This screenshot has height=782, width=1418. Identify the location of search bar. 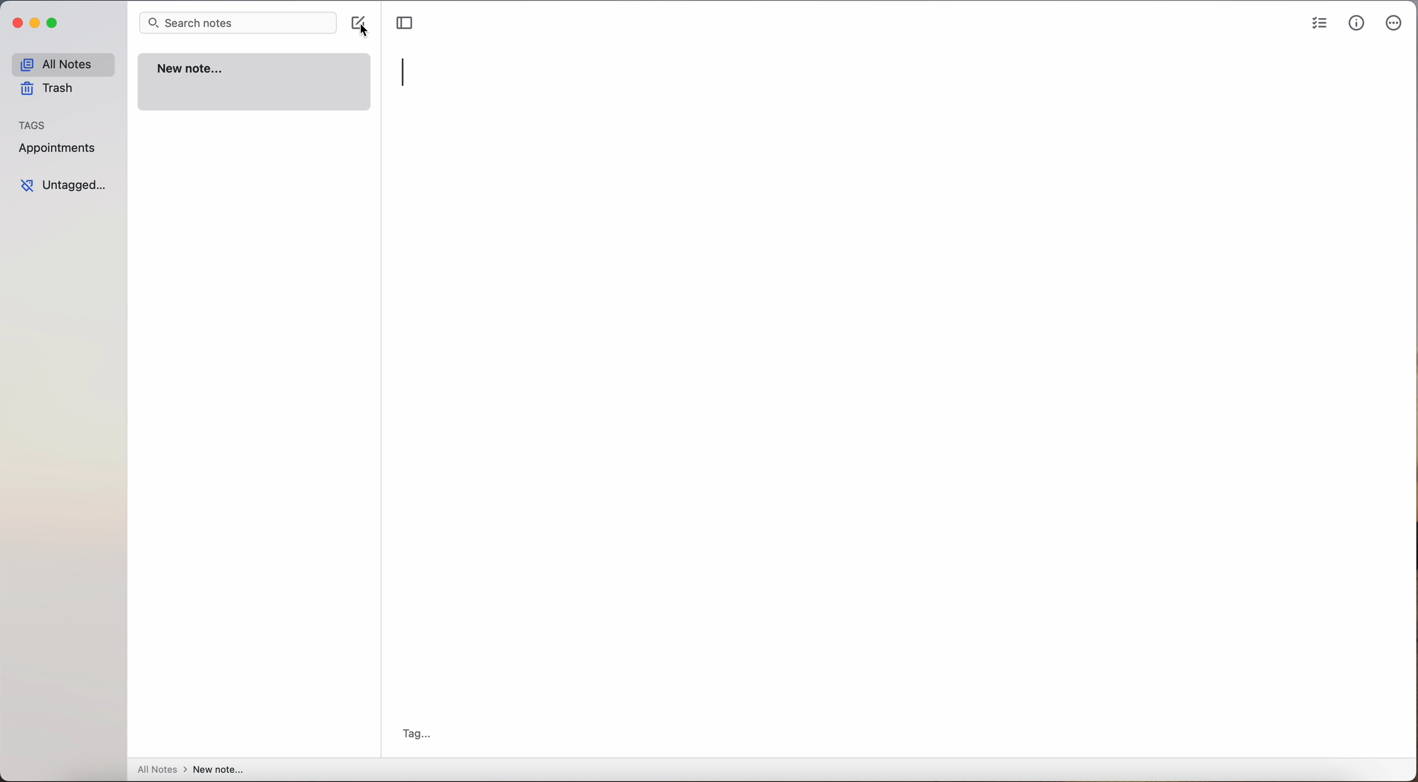
(238, 23).